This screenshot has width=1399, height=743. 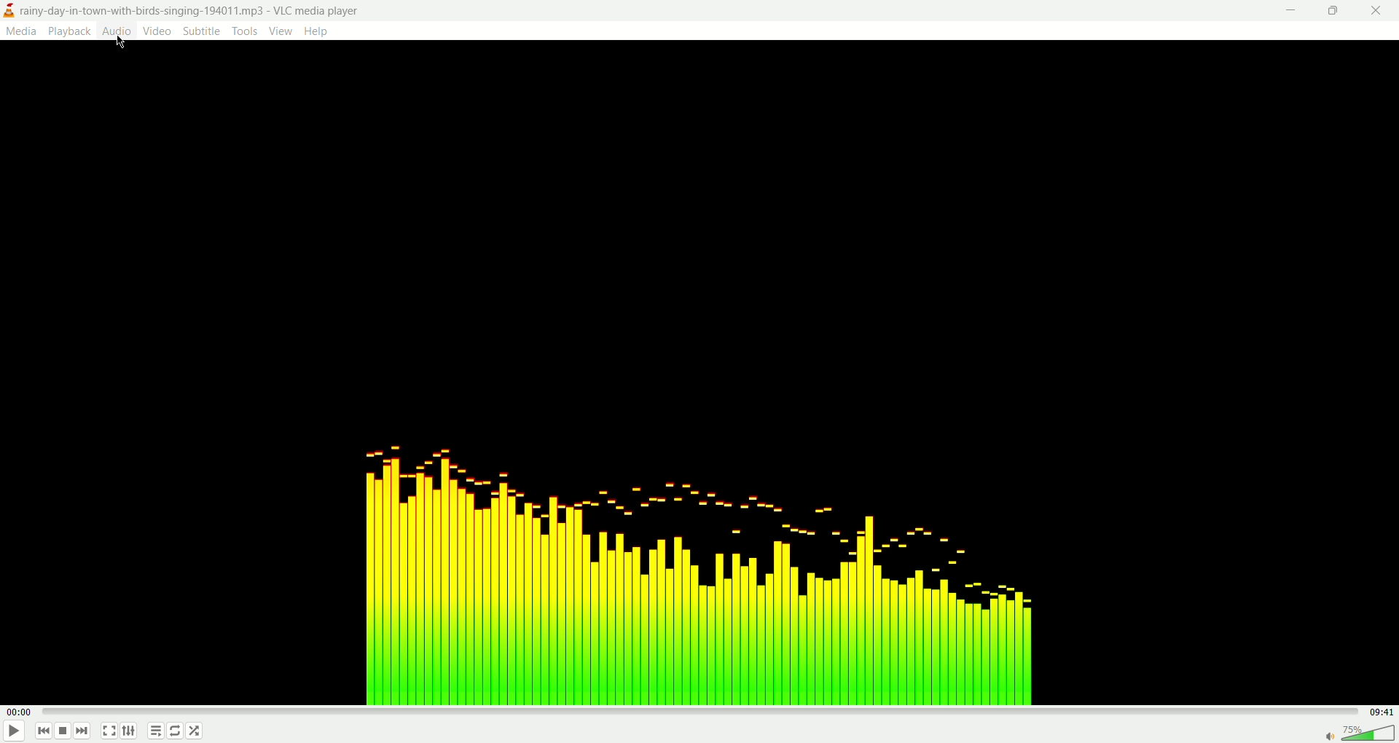 I want to click on volume bar, so click(x=1358, y=731).